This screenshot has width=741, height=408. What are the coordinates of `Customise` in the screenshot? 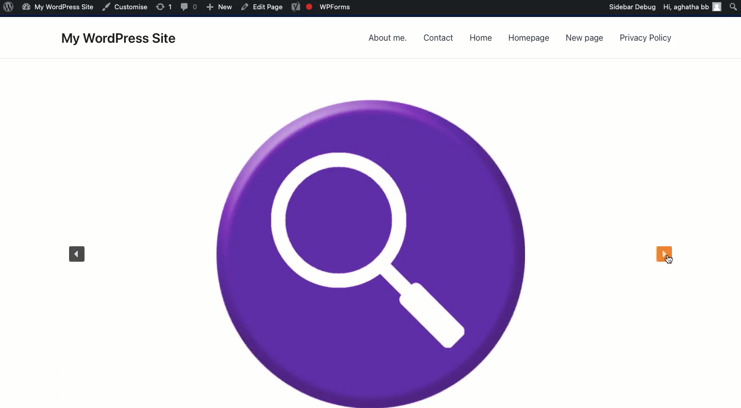 It's located at (126, 7).